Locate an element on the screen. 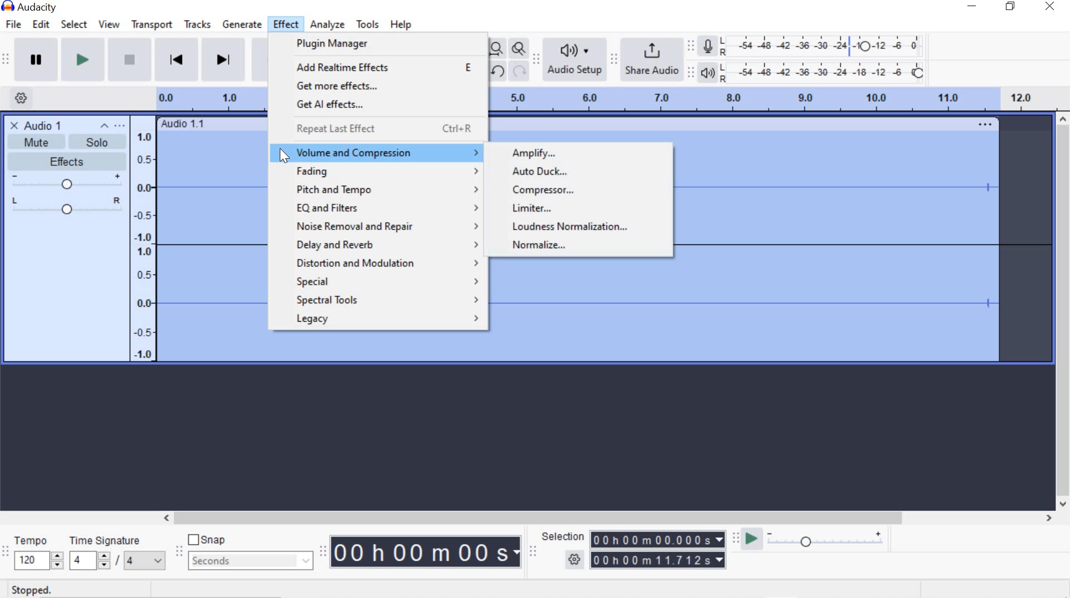  undo is located at coordinates (497, 71).